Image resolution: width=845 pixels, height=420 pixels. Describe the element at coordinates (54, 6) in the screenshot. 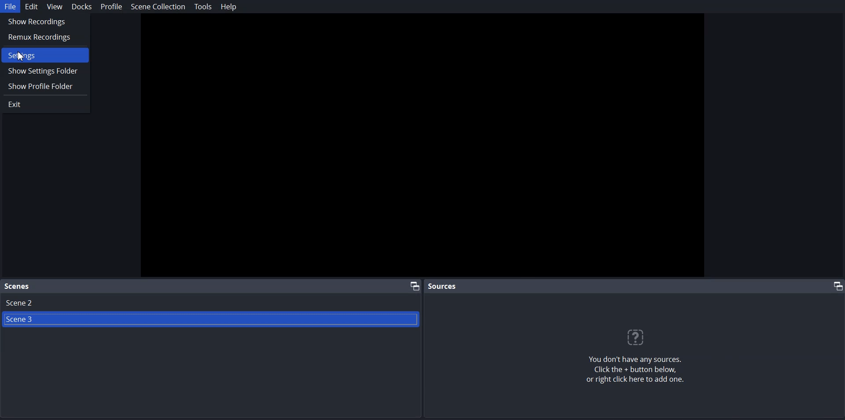

I see `View` at that location.